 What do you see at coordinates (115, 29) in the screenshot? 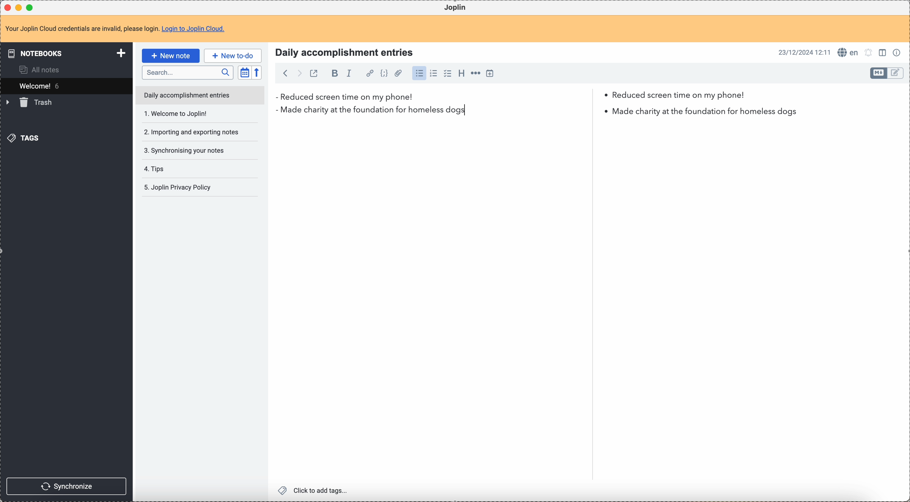
I see `note` at bounding box center [115, 29].